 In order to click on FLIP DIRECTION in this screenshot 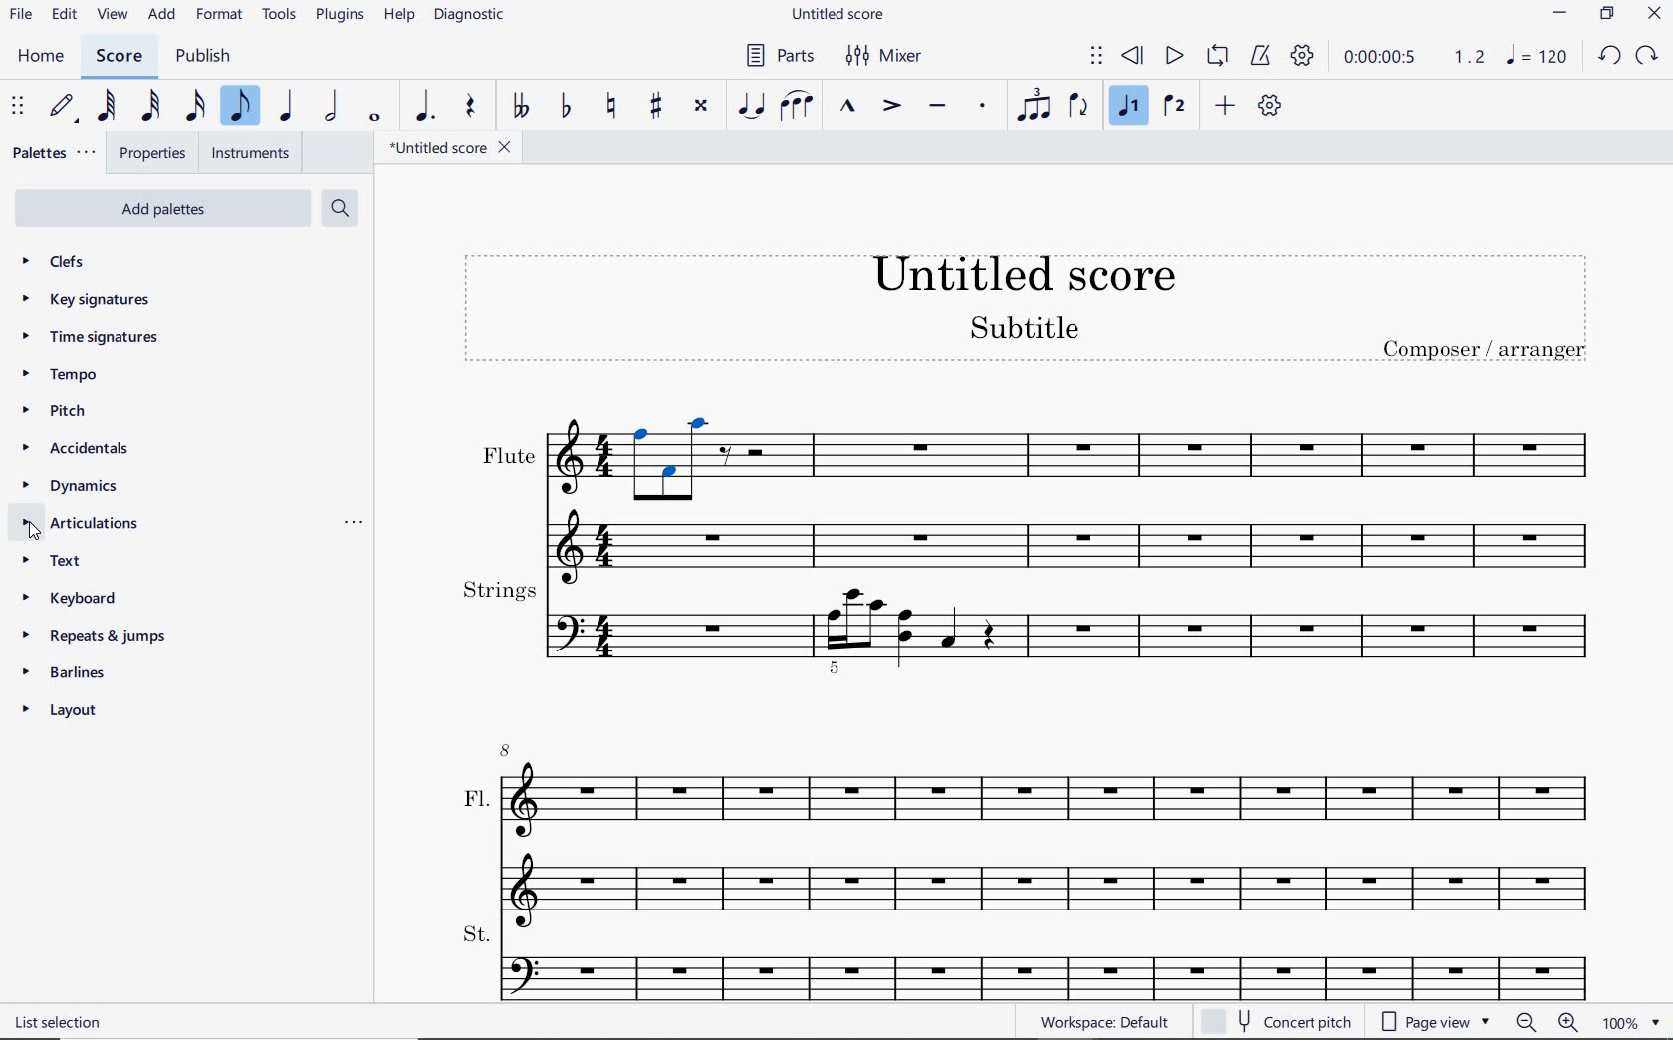, I will do `click(1077, 107)`.